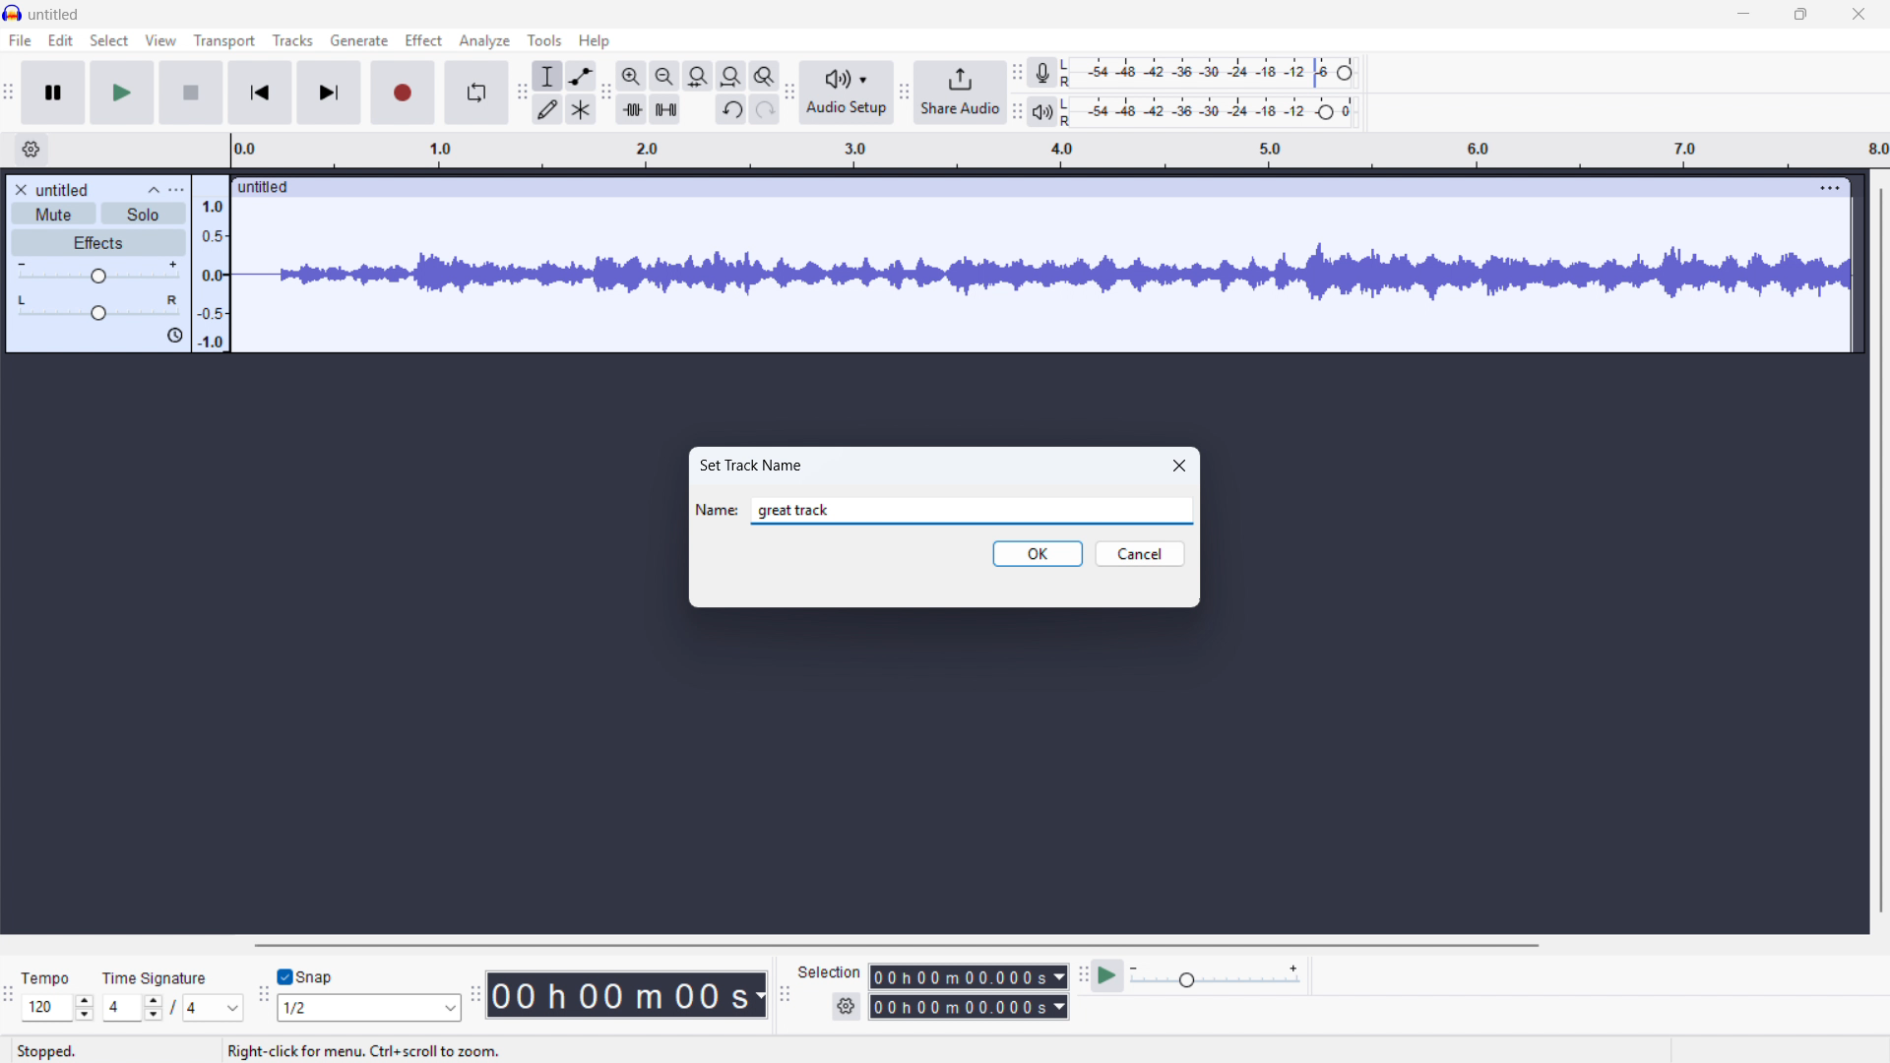 This screenshot has width=1890, height=1063. Describe the element at coordinates (1018, 113) in the screenshot. I see `Playback metre toolbar ` at that location.